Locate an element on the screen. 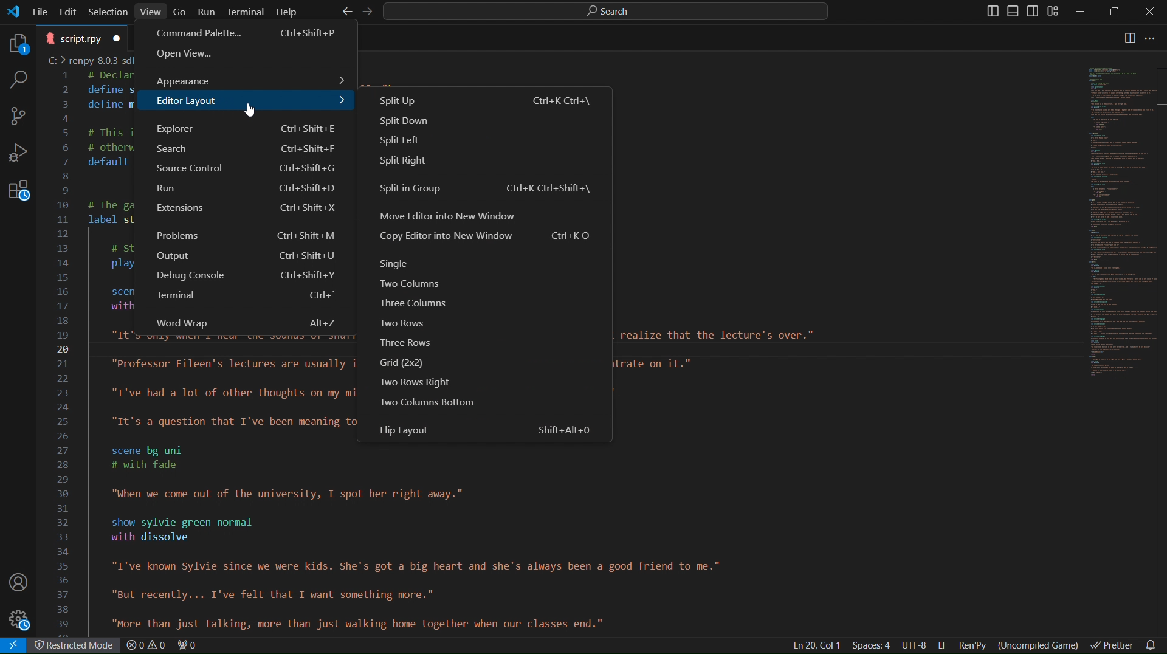 This screenshot has height=654, width=1167. Restricted Mode is located at coordinates (77, 647).